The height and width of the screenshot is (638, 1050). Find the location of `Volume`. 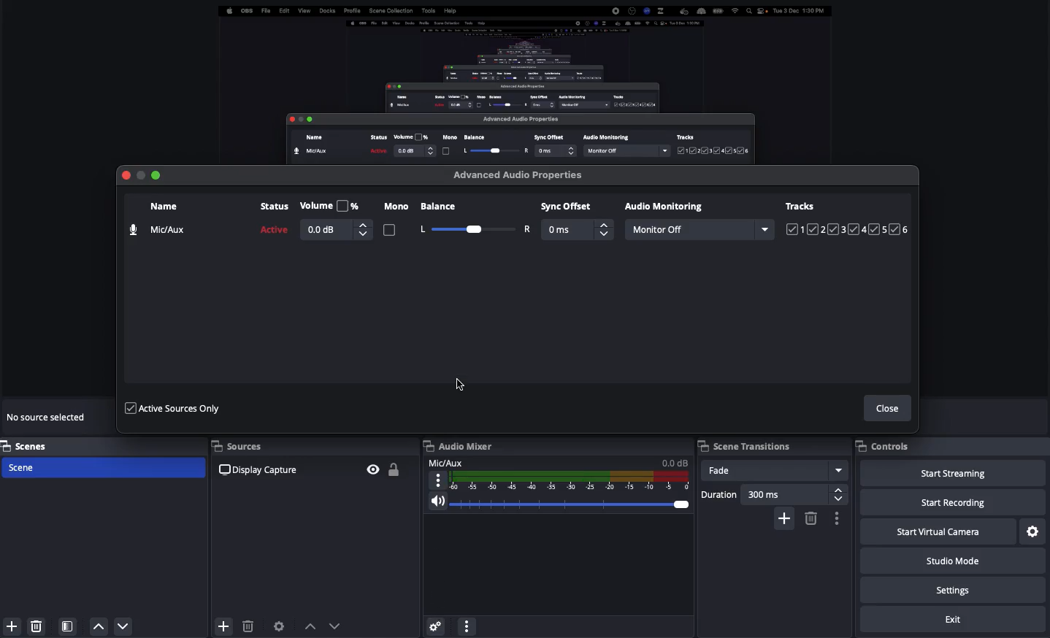

Volume is located at coordinates (559, 504).